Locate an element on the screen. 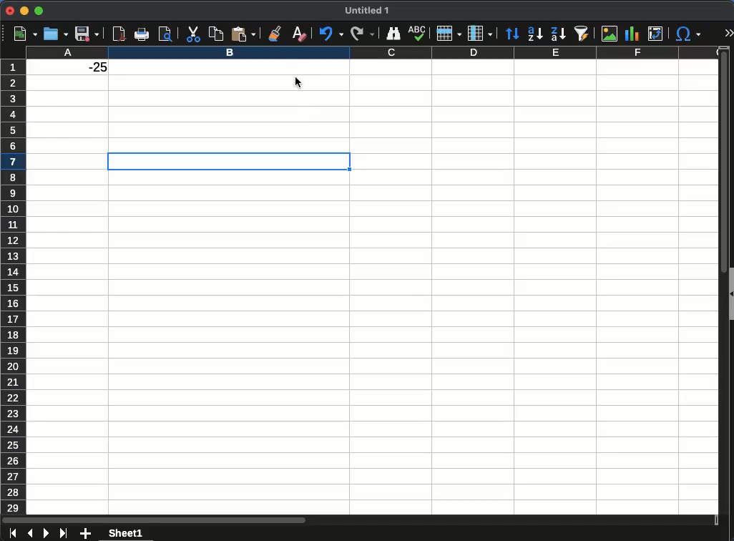  paste is located at coordinates (215, 34).